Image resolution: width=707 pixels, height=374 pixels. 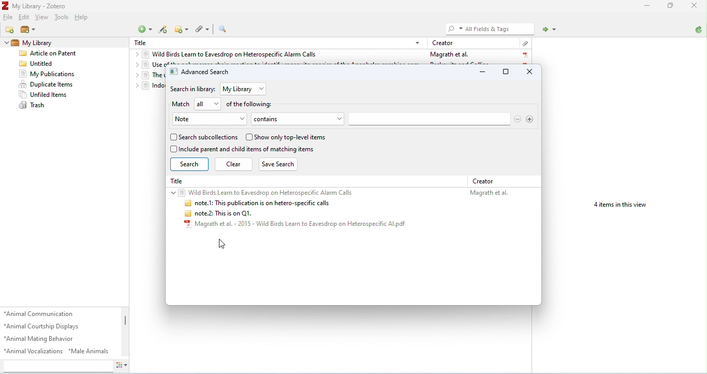 What do you see at coordinates (223, 243) in the screenshot?
I see `cursor` at bounding box center [223, 243].